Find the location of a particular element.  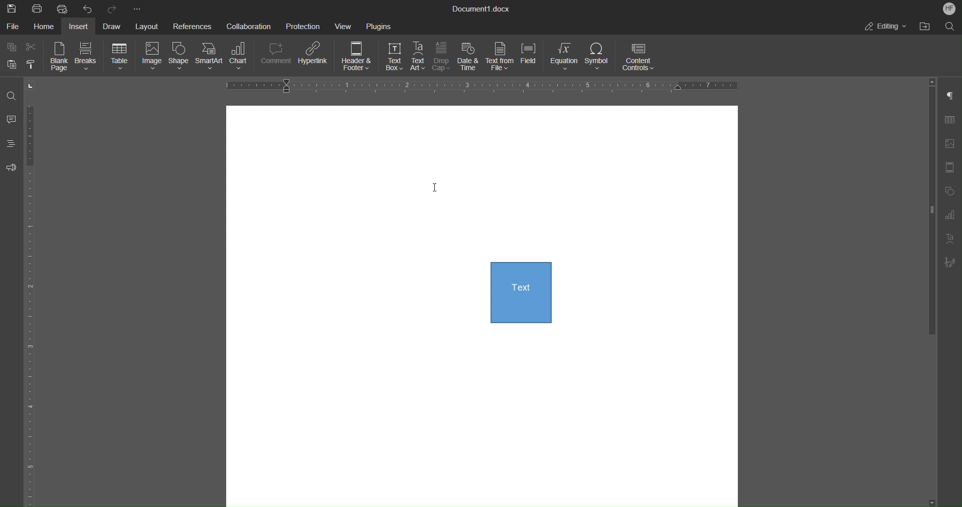

Undo is located at coordinates (88, 8).